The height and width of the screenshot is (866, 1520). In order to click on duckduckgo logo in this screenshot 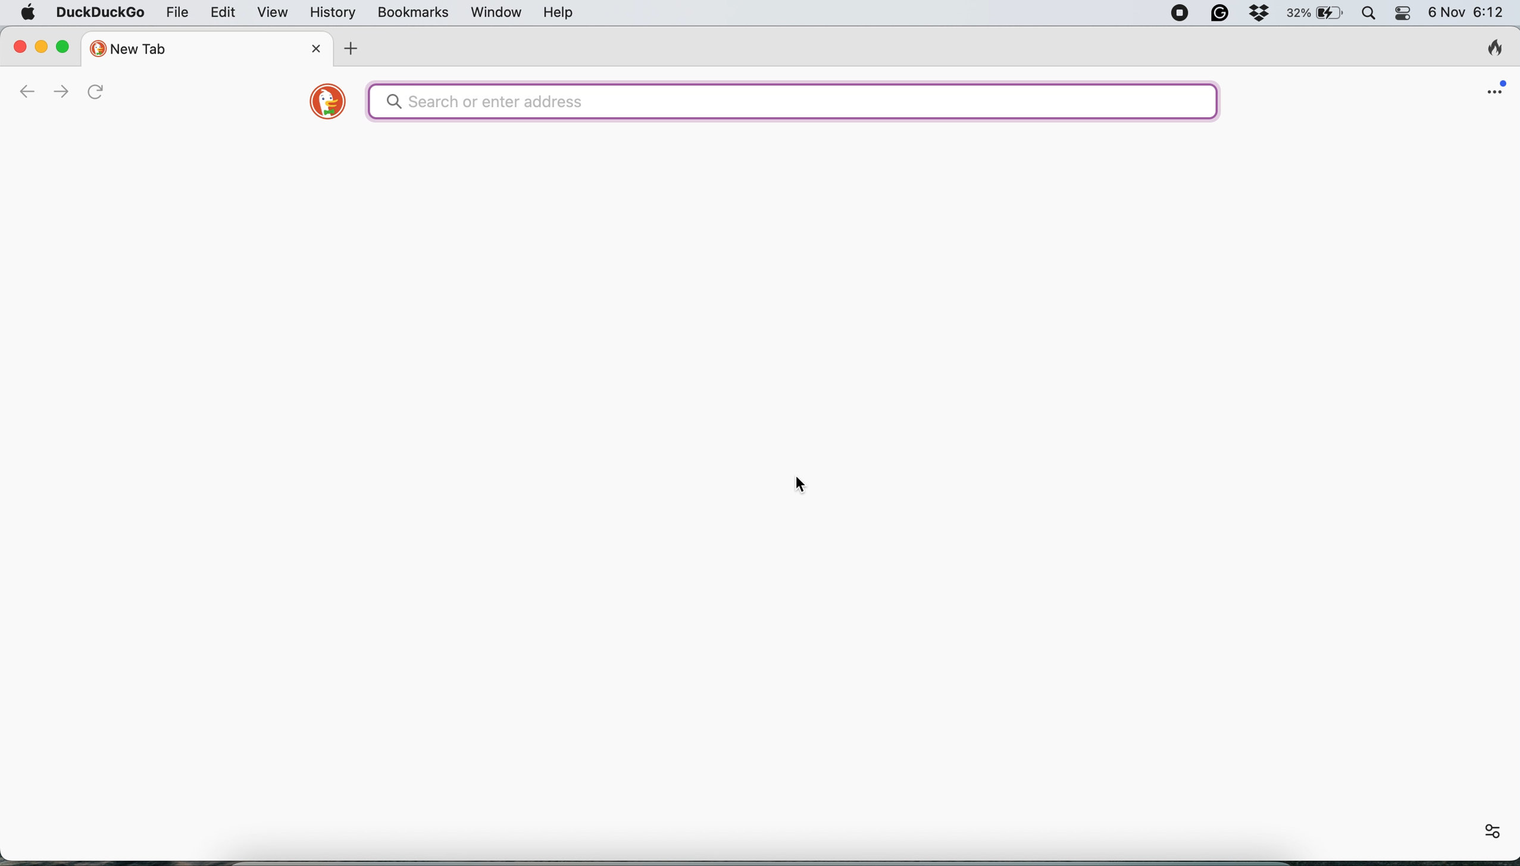, I will do `click(323, 103)`.